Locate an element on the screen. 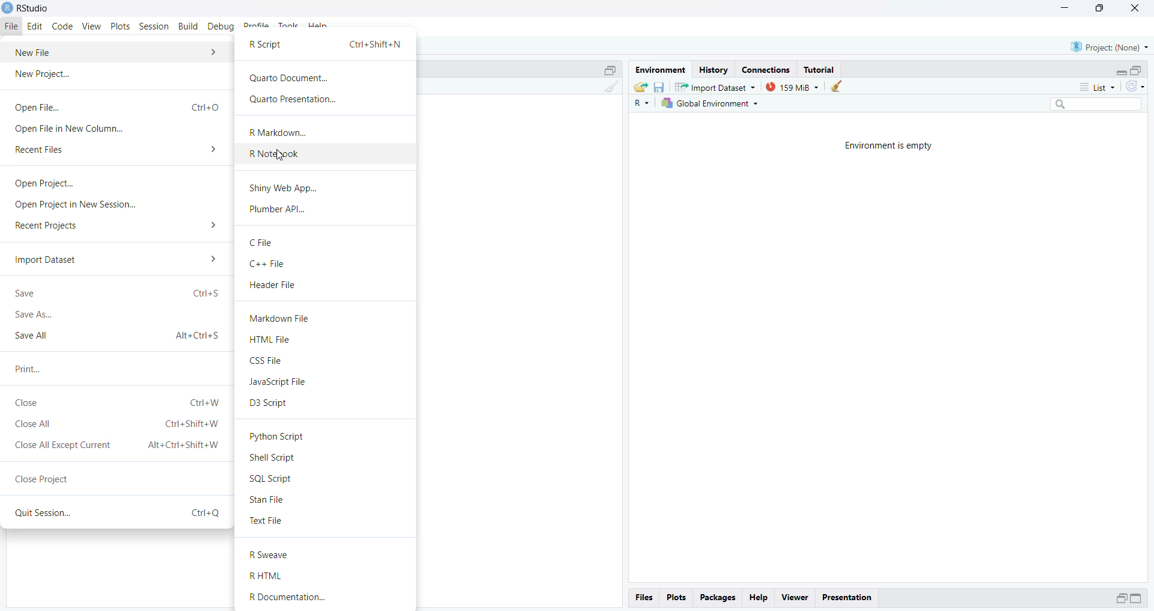  Open File... Ctrl+0 is located at coordinates (116, 106).